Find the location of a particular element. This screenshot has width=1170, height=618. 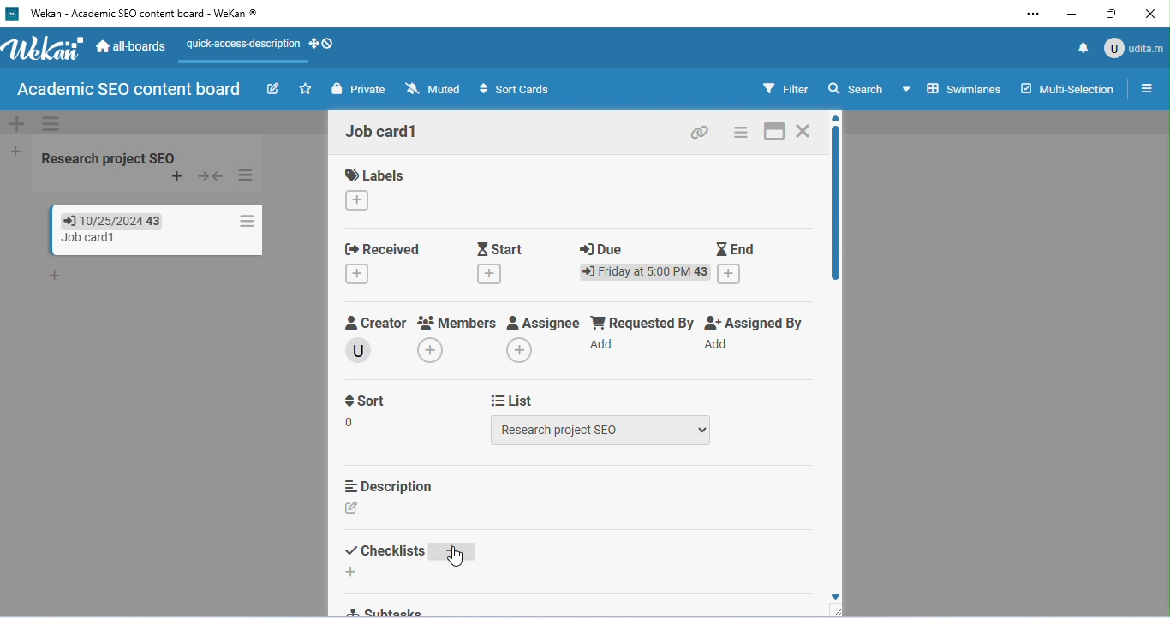

add requester is located at coordinates (605, 345).